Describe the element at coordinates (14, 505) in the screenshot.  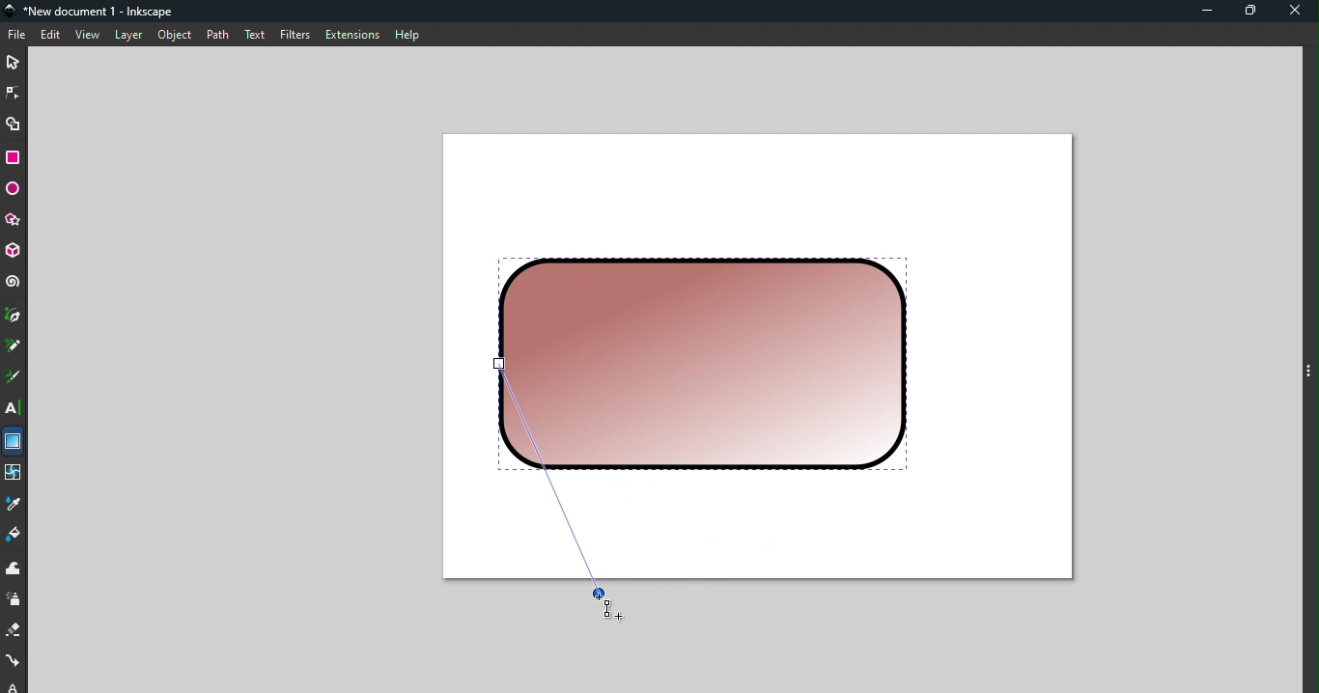
I see `Dropper tool` at that location.